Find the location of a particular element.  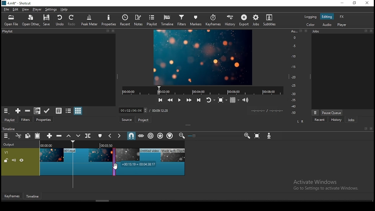

help is located at coordinates (64, 10).